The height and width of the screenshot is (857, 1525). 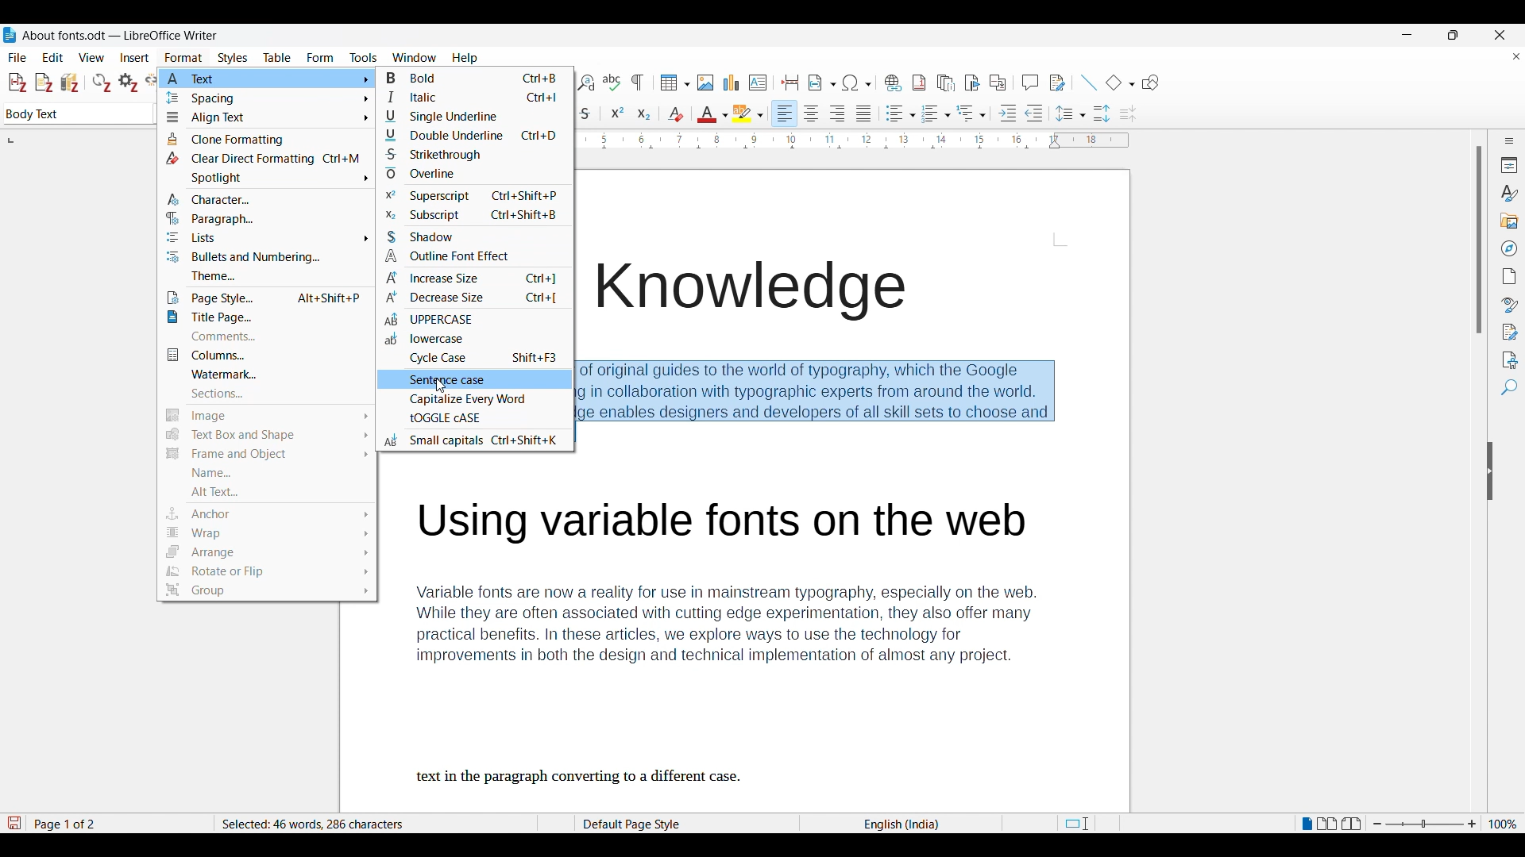 I want to click on character, so click(x=252, y=200).